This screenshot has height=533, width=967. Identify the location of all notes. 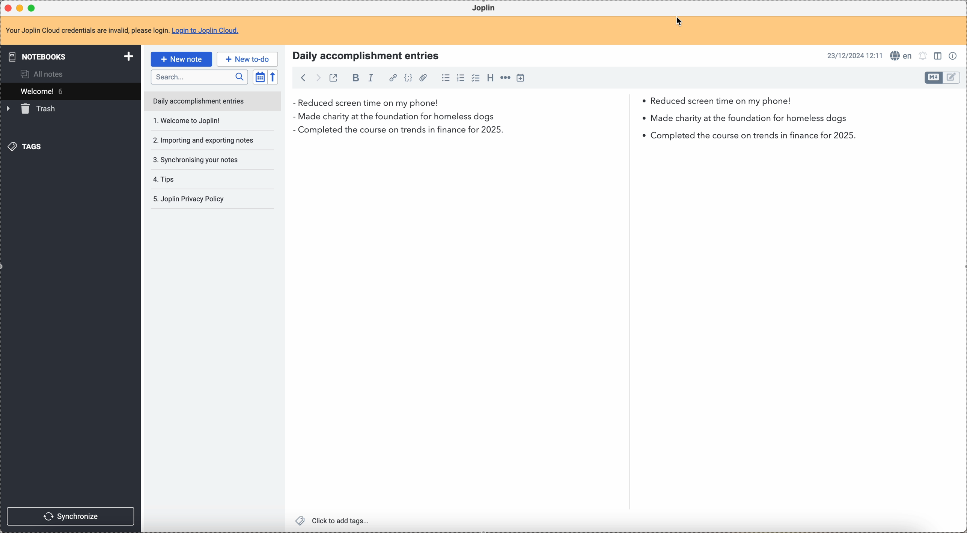
(39, 74).